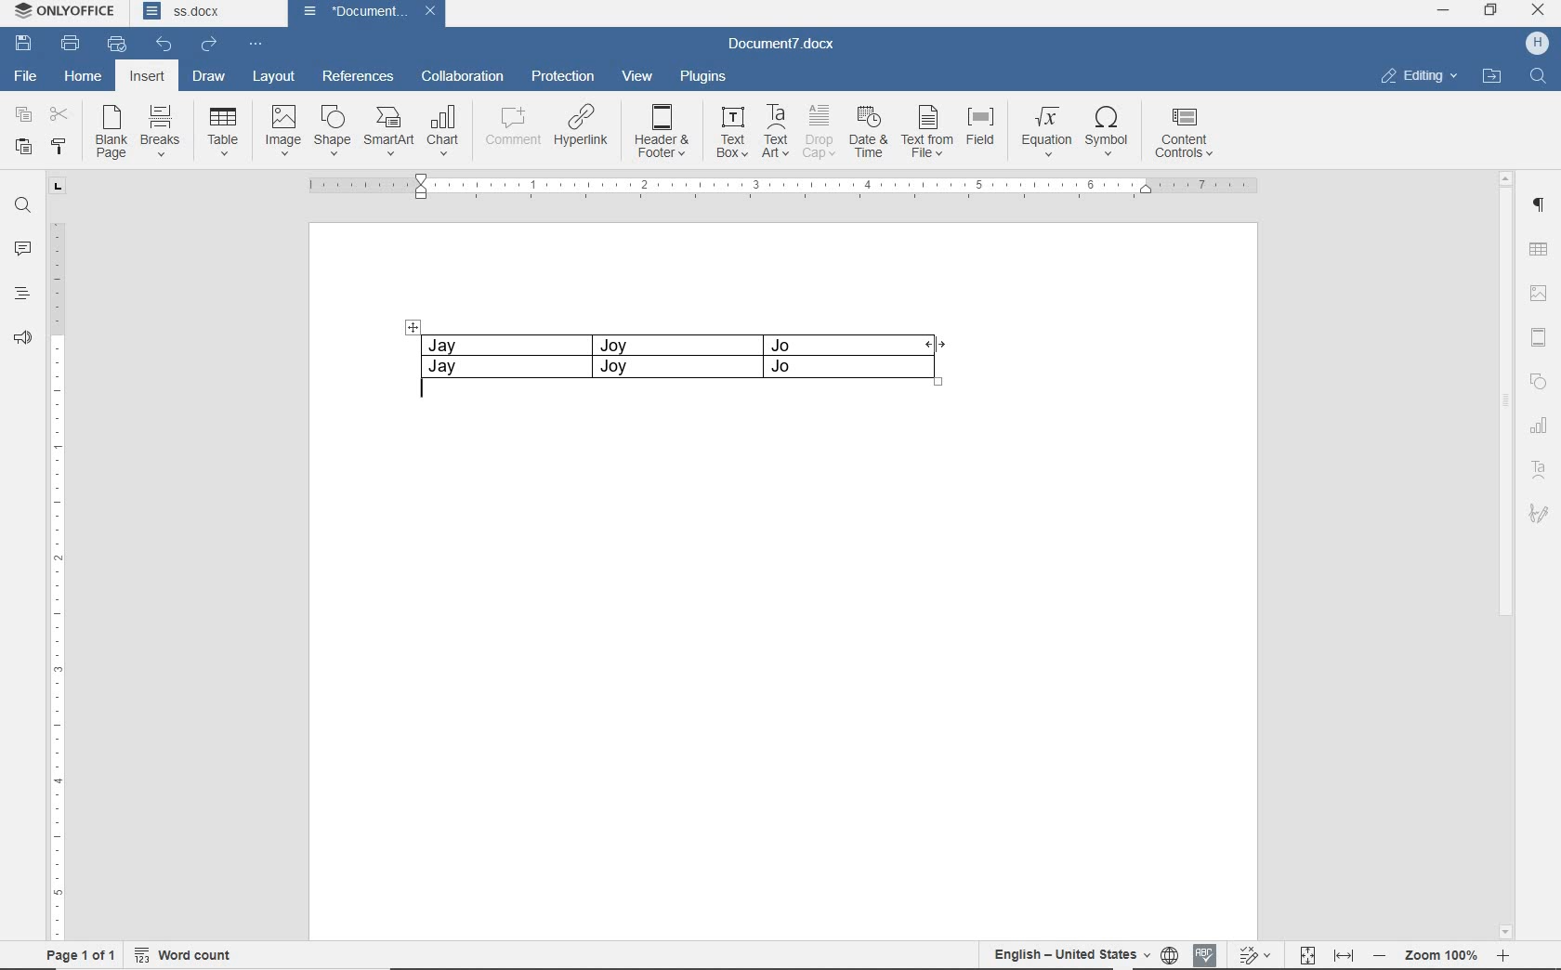 This screenshot has width=1561, height=970. Describe the element at coordinates (1207, 952) in the screenshot. I see `SPELL CHECKING` at that location.